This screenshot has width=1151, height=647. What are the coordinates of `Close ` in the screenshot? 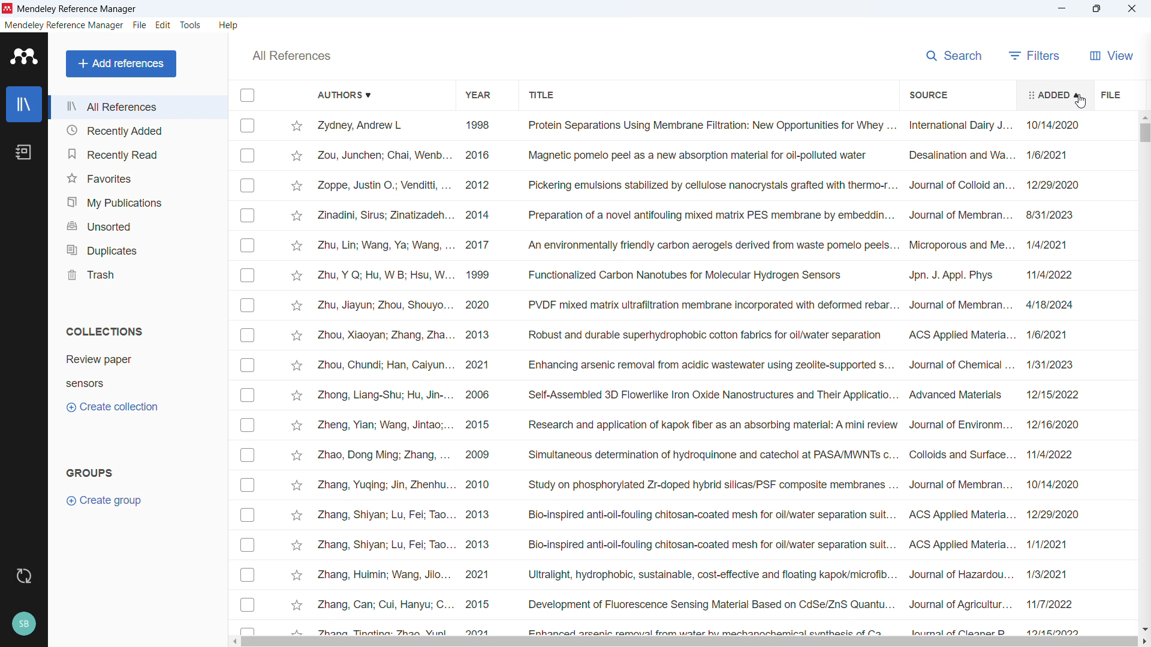 It's located at (1131, 9).